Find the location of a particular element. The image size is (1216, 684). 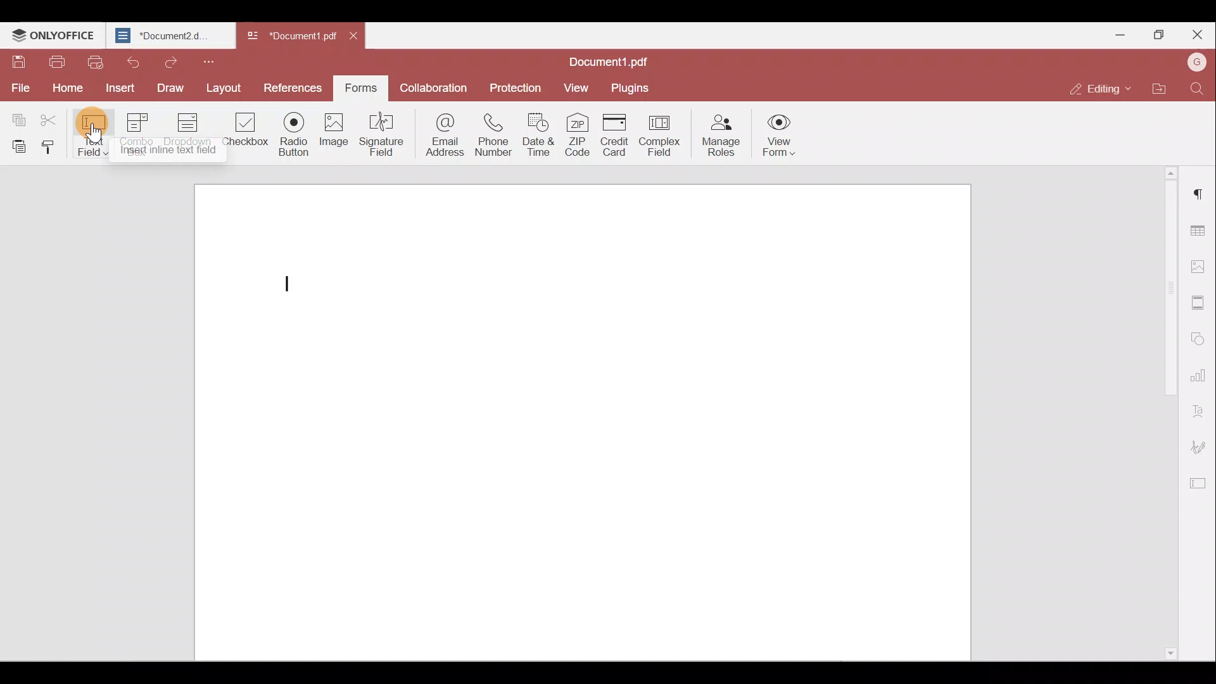

Insert is located at coordinates (118, 87).